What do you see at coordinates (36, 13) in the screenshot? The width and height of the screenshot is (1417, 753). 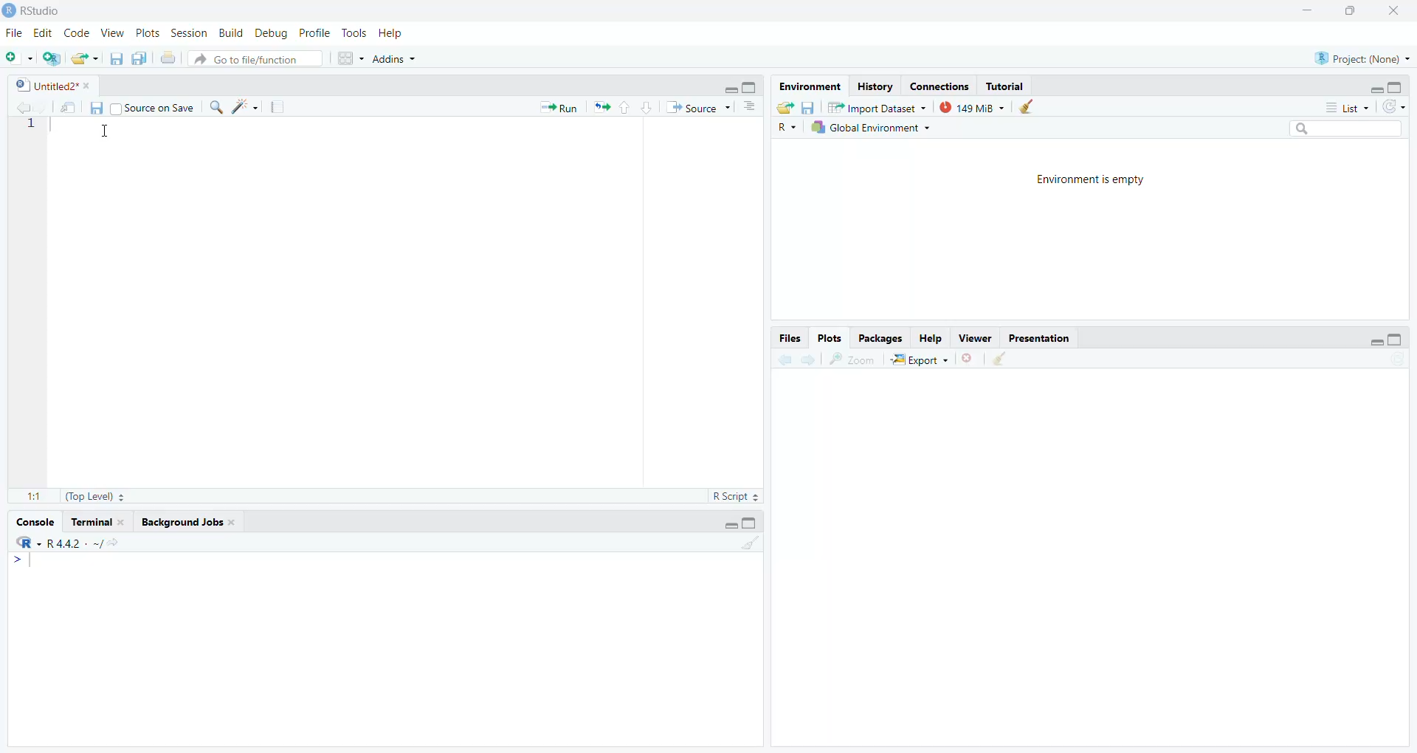 I see `RStudio` at bounding box center [36, 13].